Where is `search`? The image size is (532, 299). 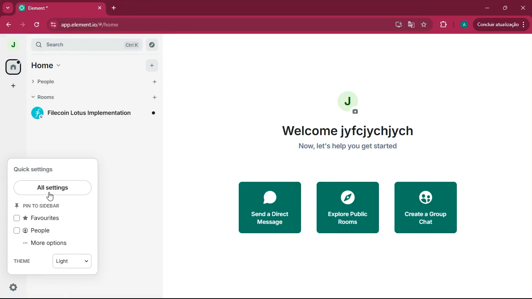 search is located at coordinates (90, 45).